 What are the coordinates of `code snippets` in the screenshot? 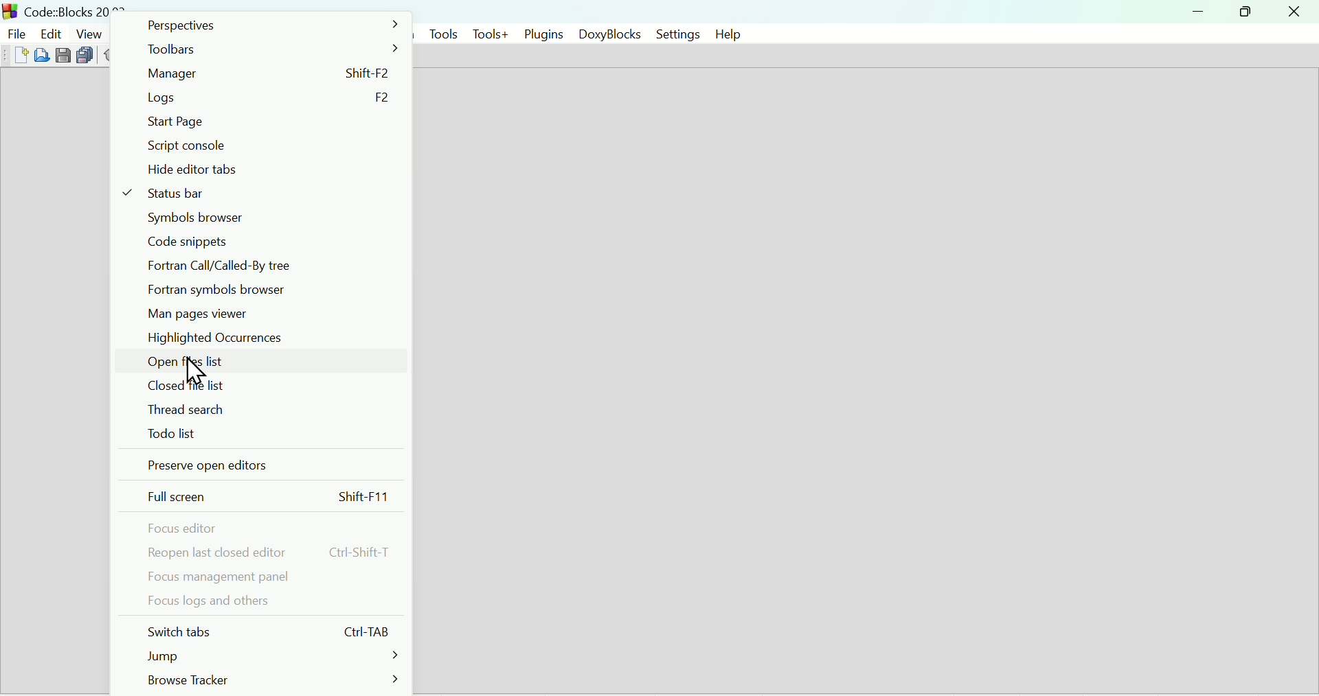 It's located at (263, 242).